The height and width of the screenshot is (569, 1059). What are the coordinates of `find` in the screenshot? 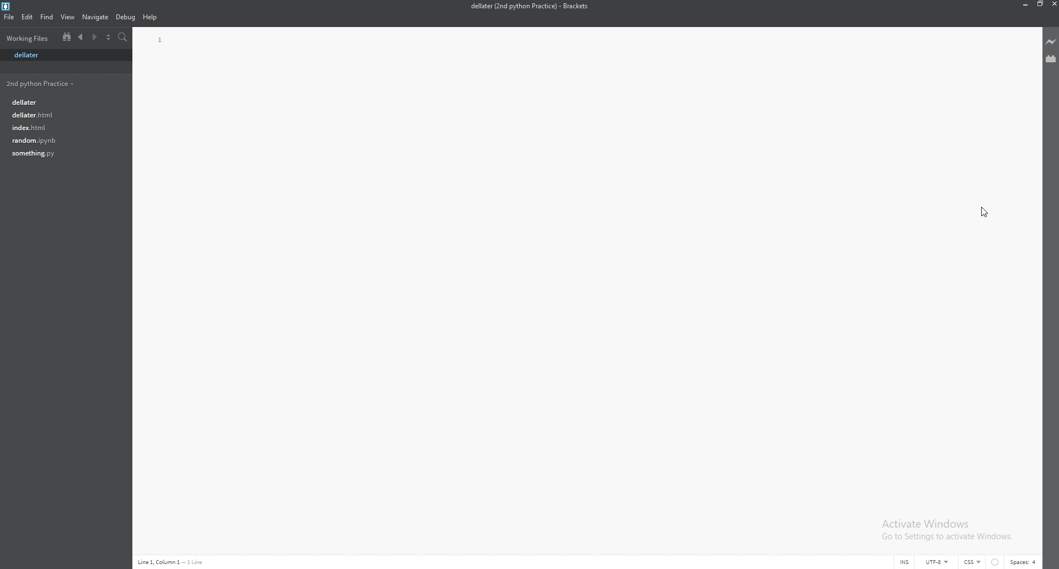 It's located at (47, 17).